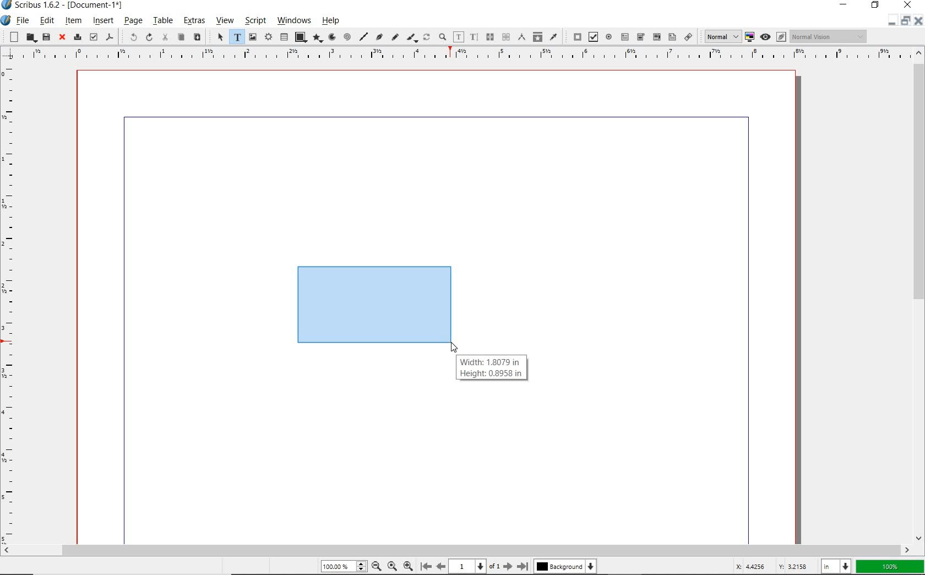  What do you see at coordinates (284, 37) in the screenshot?
I see `table` at bounding box center [284, 37].